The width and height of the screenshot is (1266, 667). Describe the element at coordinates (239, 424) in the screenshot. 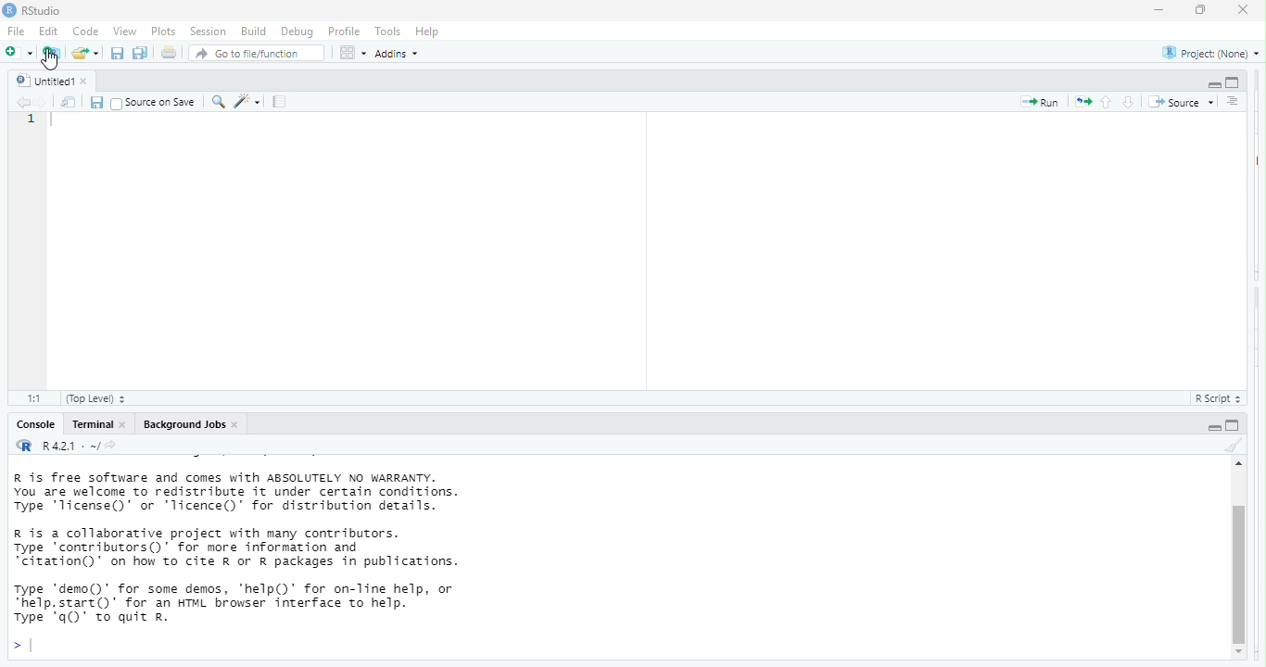

I see `close` at that location.